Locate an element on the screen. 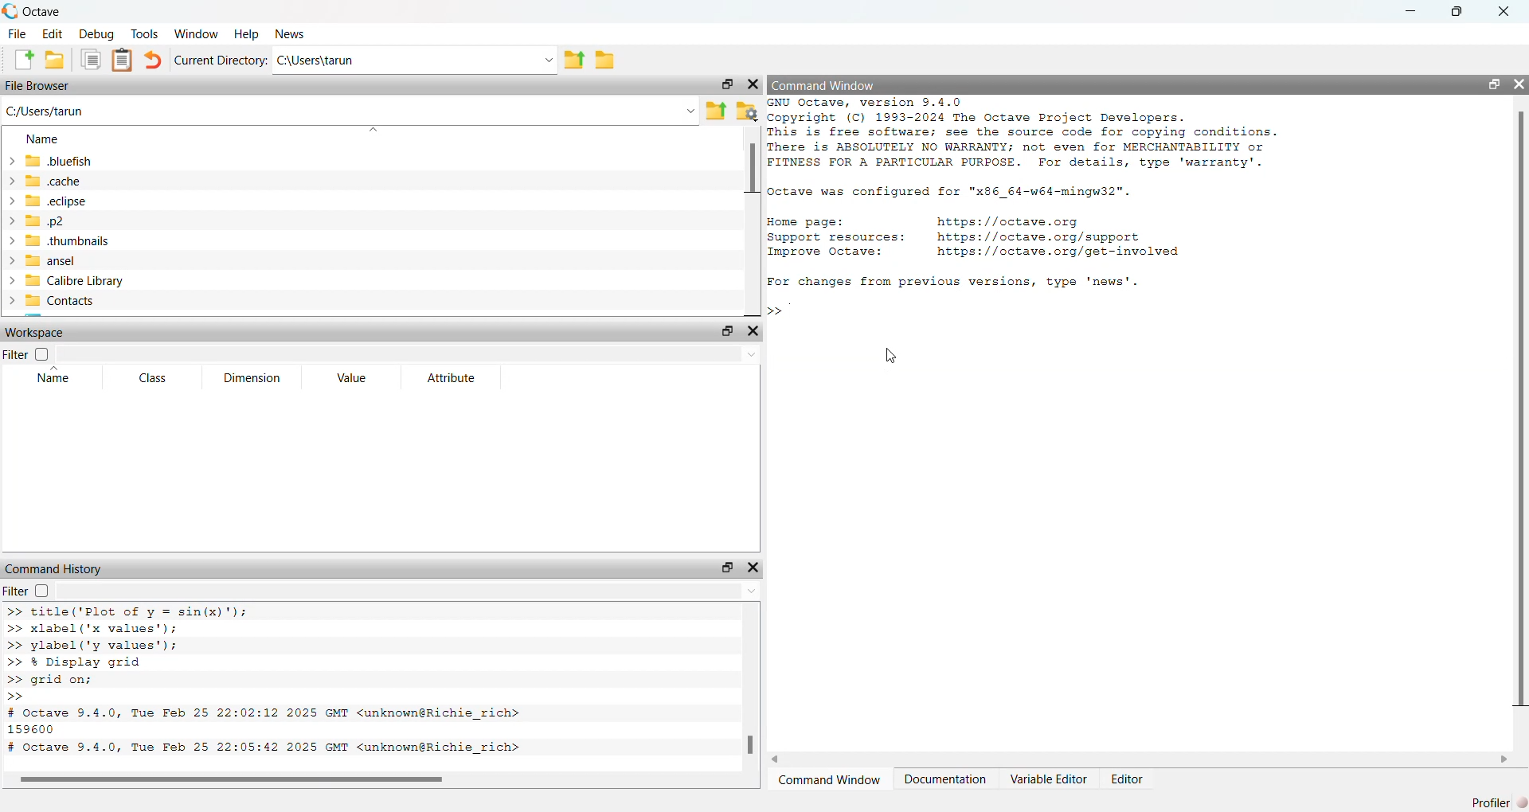 The image size is (1529, 812). ® Copyright (C) 1993-2024 The Octave Project Developers. is located at coordinates (984, 117).